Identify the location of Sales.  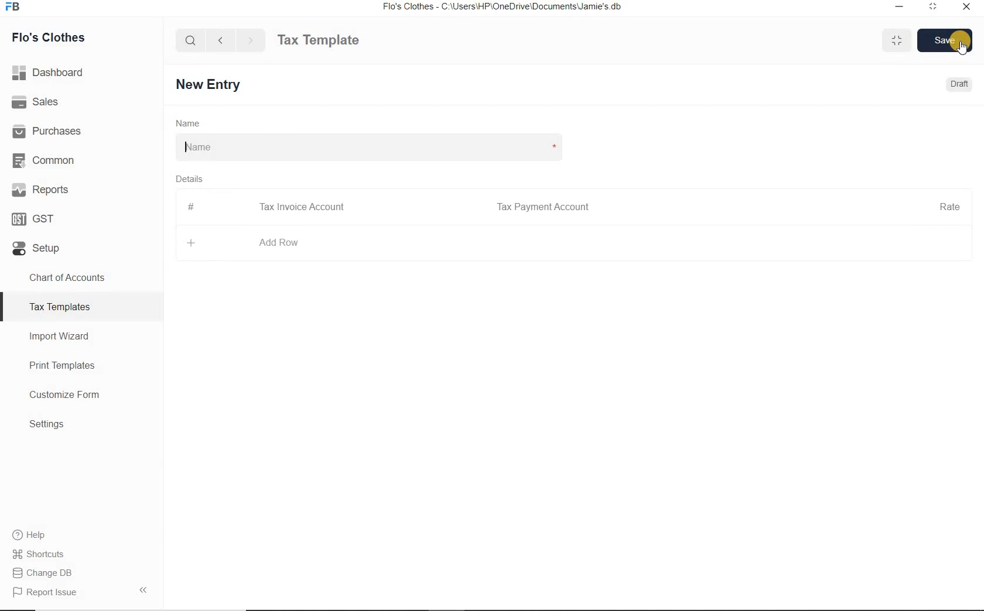
(81, 101).